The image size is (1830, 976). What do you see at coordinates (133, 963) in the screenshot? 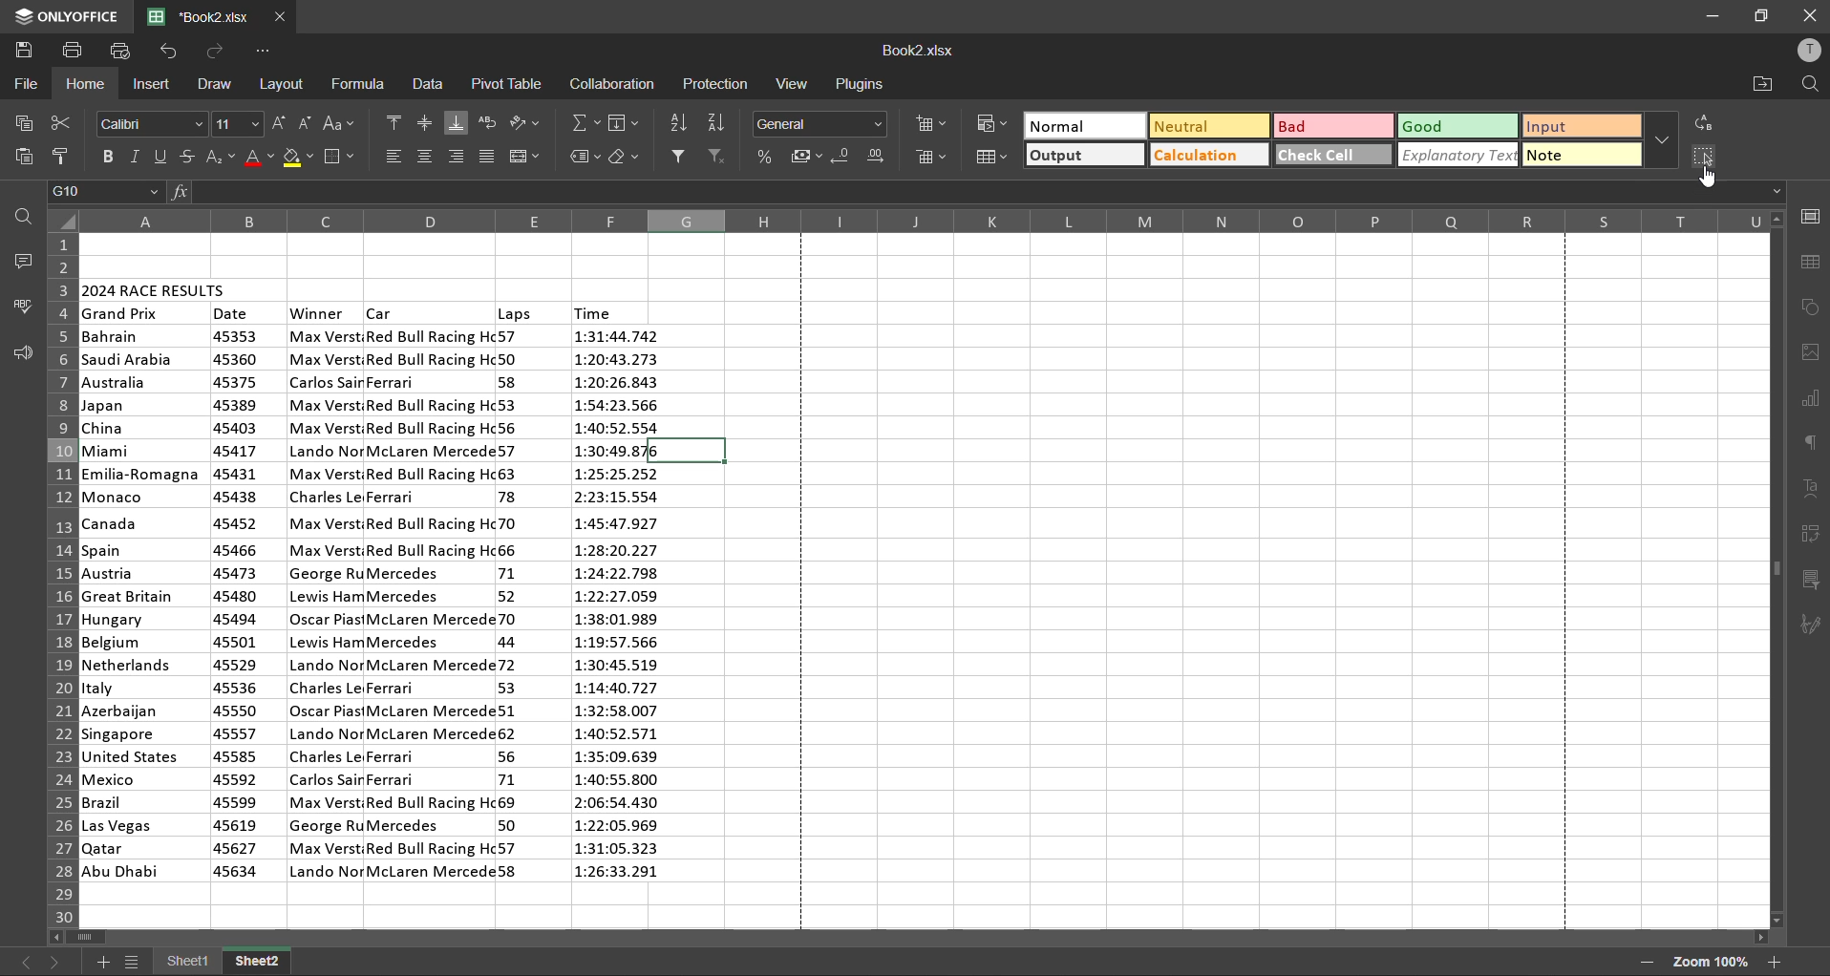
I see `sheet list` at bounding box center [133, 963].